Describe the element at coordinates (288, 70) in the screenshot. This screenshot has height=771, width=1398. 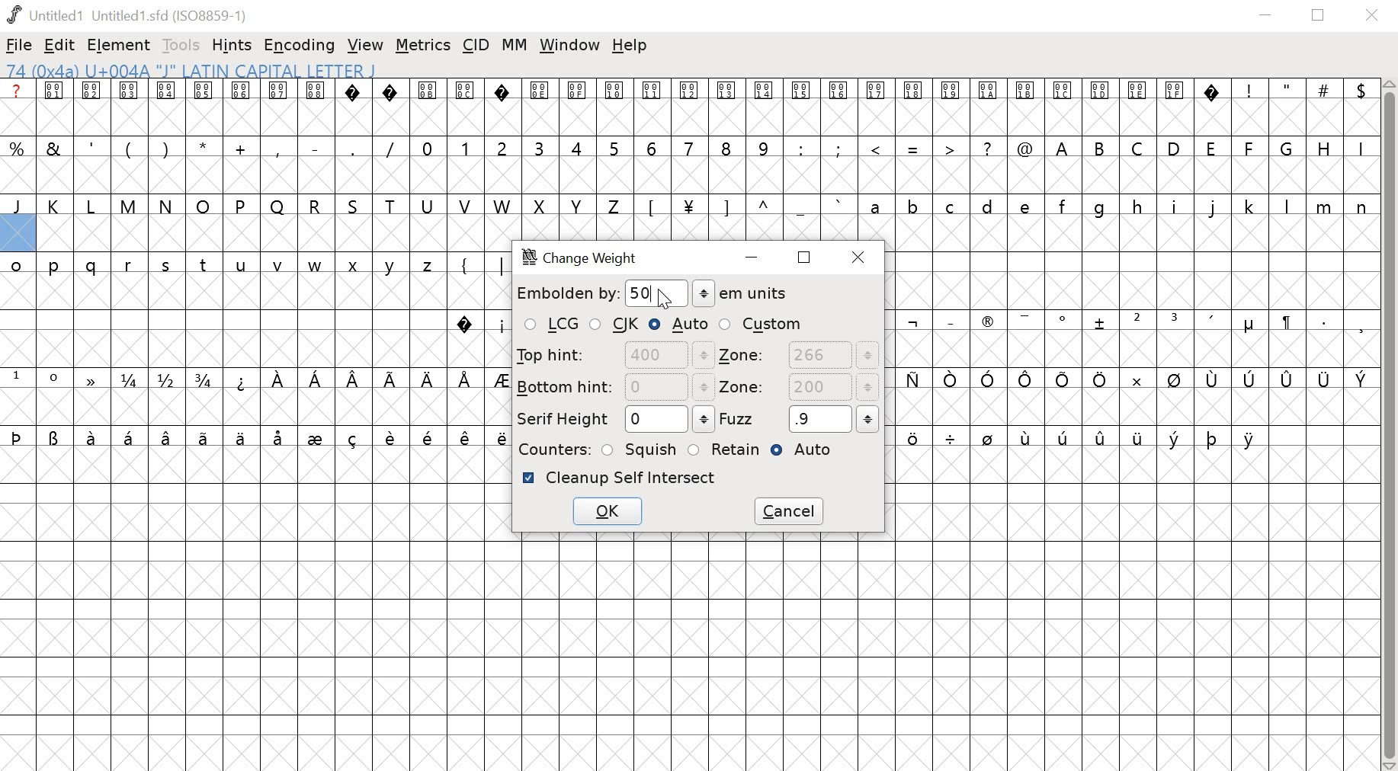
I see `74 (0x4a) U+004A "J" LATIN CAPITAL LETTER J` at that location.